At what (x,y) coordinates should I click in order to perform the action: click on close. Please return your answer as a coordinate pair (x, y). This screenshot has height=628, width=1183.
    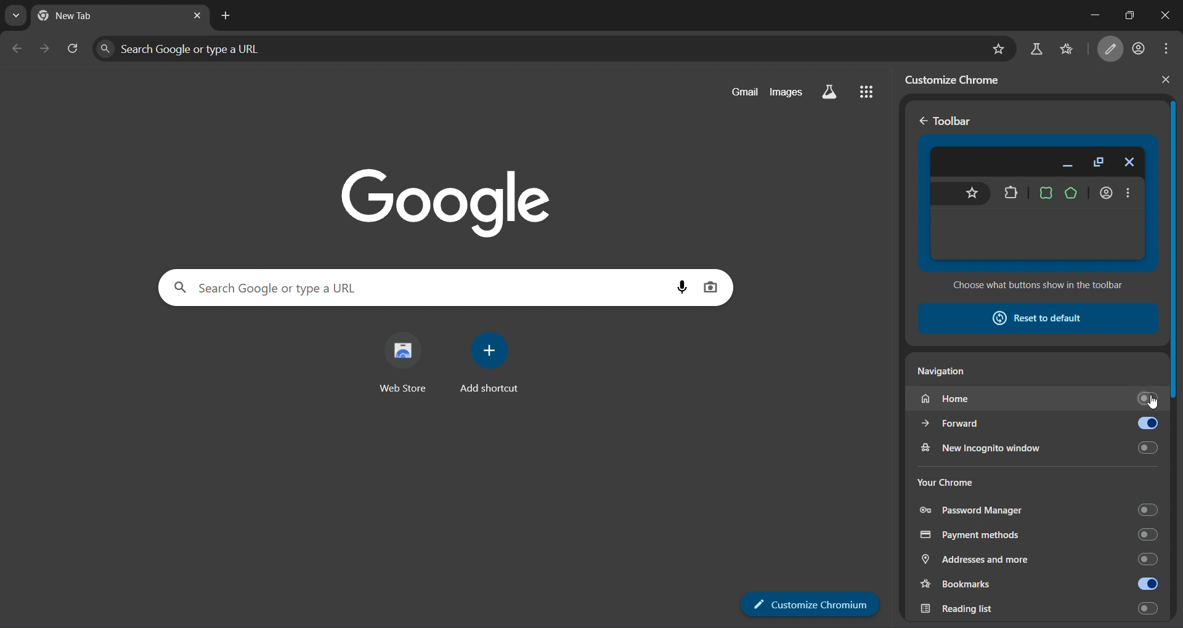
    Looking at the image, I should click on (1166, 79).